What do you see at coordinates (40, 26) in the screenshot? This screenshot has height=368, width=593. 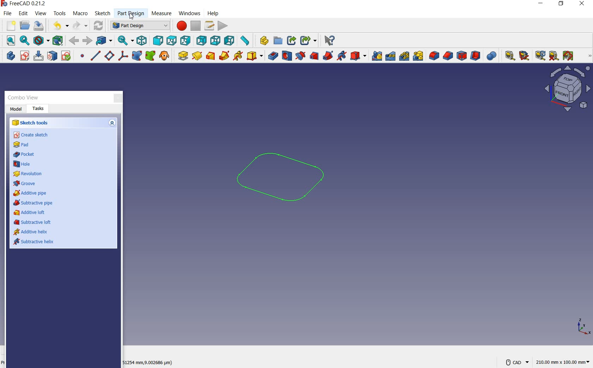 I see `save` at bounding box center [40, 26].